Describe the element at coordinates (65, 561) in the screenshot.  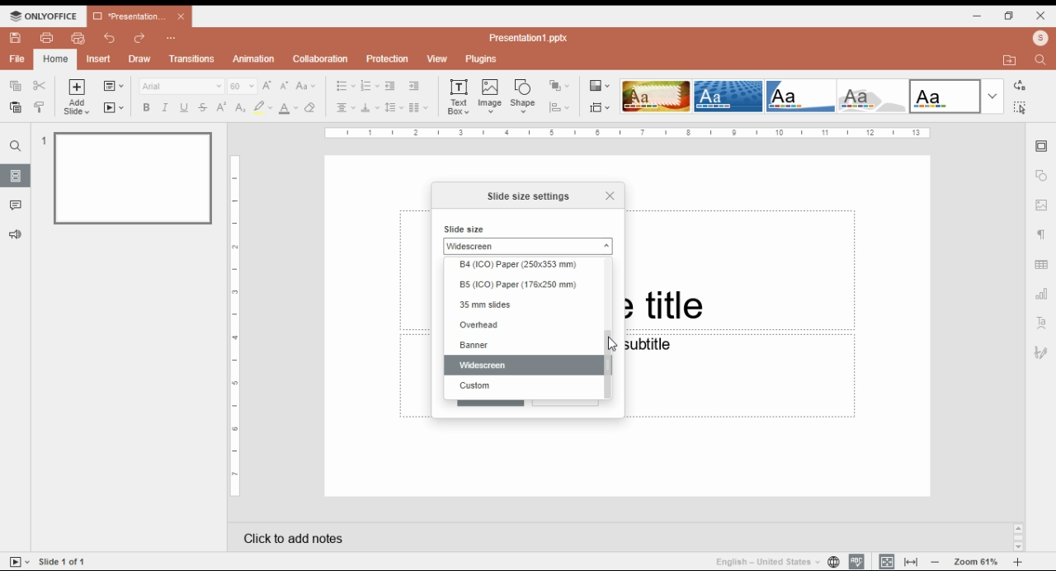
I see `Slide 1 of 1` at that location.